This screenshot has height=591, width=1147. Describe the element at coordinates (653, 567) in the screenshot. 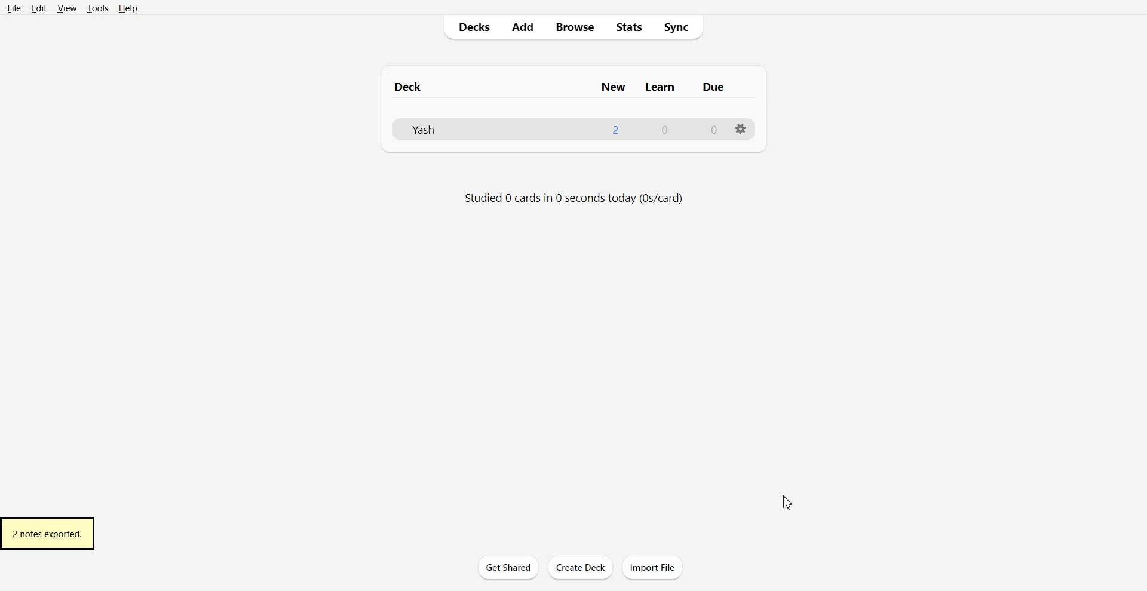

I see `Import File` at that location.